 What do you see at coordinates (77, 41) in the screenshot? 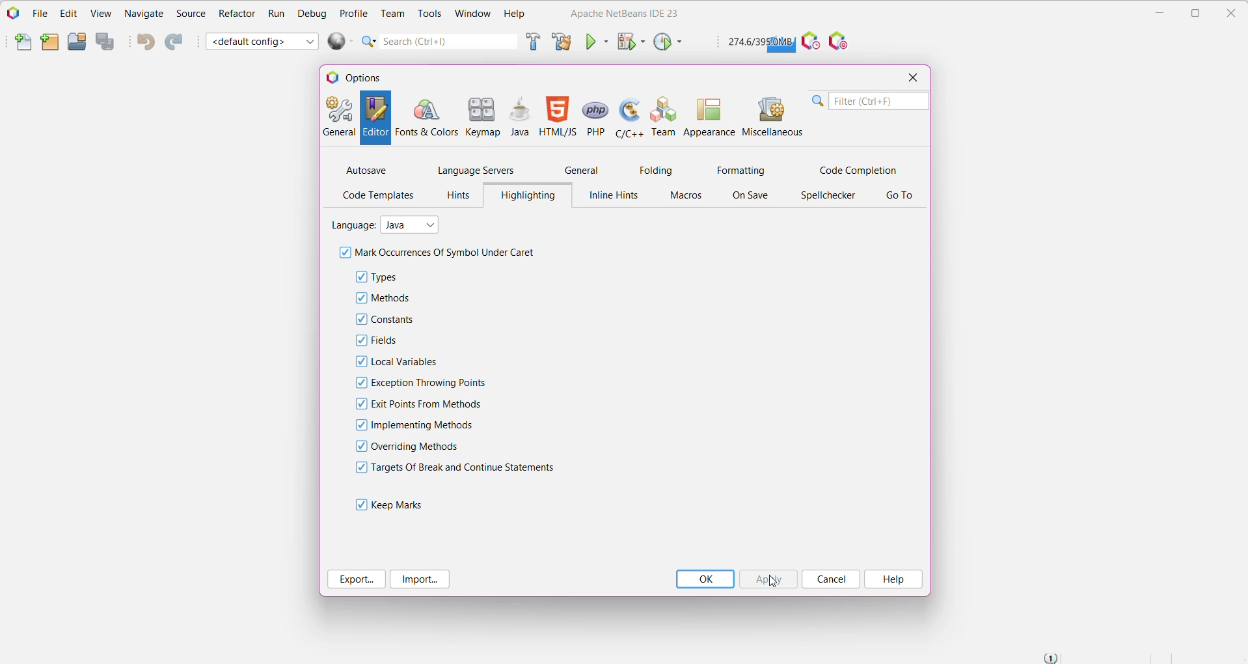
I see `Open Project` at bounding box center [77, 41].